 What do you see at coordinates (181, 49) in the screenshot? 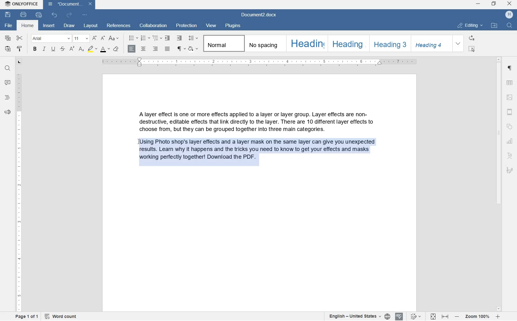
I see `PARAGRAPH SETTINGS` at bounding box center [181, 49].